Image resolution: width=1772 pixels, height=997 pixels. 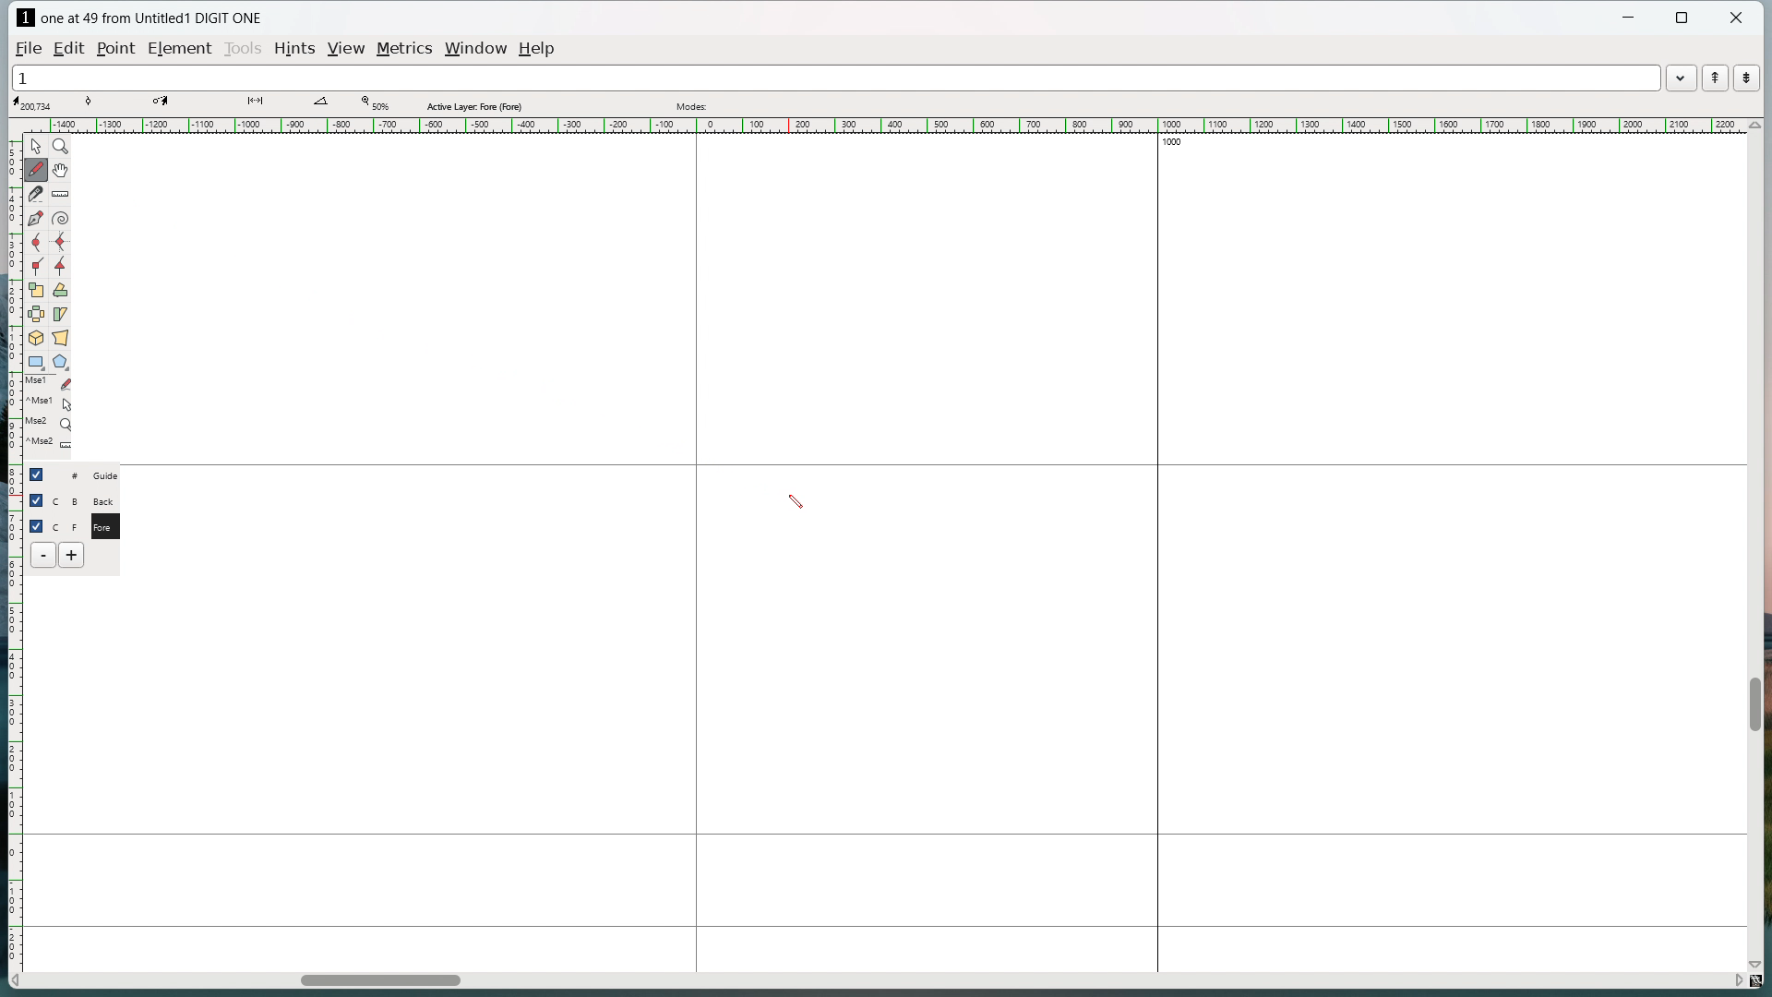 What do you see at coordinates (407, 50) in the screenshot?
I see `metrics` at bounding box center [407, 50].